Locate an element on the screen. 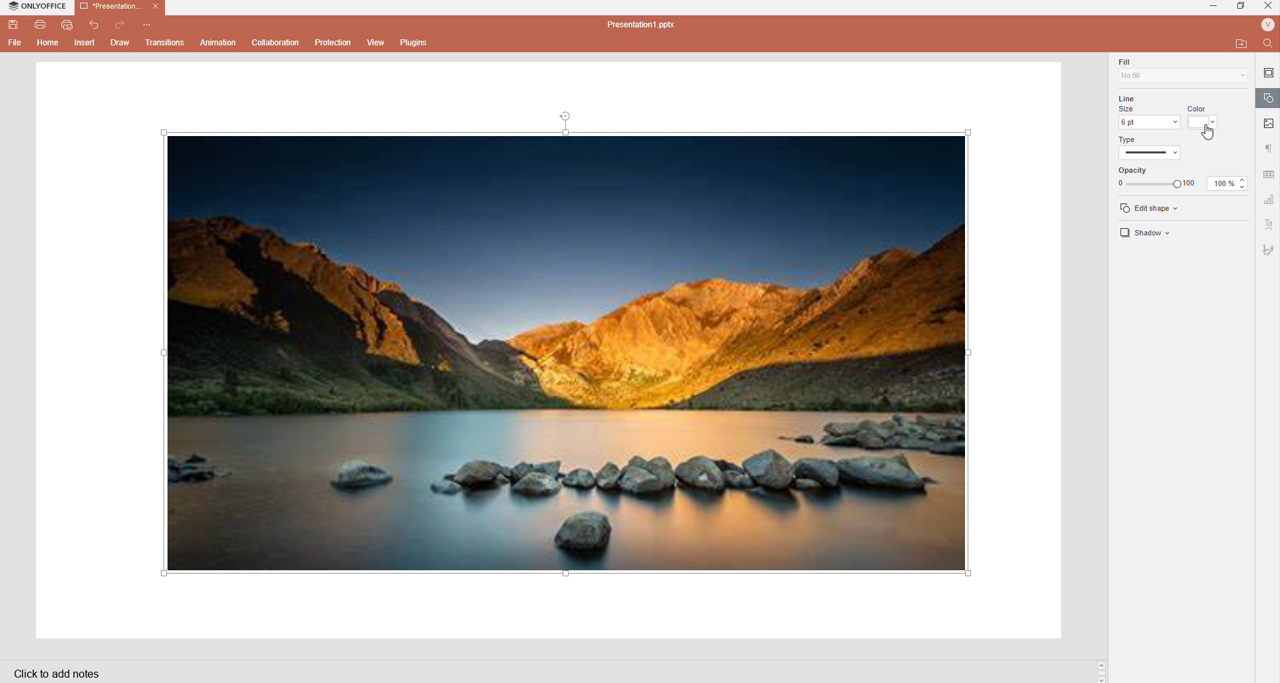 Image resolution: width=1280 pixels, height=683 pixels. Close is located at coordinates (1269, 8).